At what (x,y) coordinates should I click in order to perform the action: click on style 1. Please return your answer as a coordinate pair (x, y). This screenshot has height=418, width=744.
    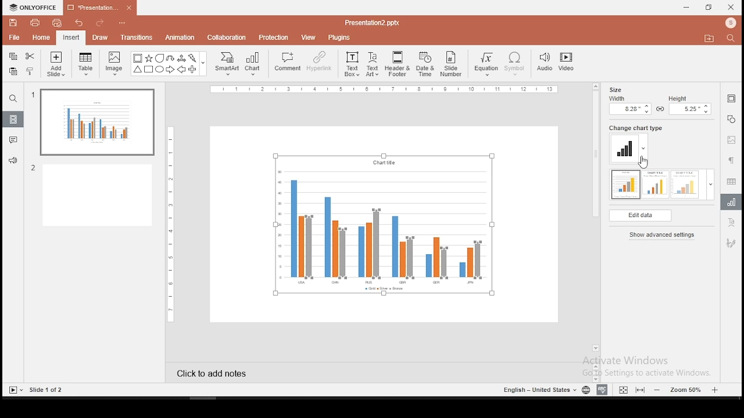
    Looking at the image, I should click on (625, 185).